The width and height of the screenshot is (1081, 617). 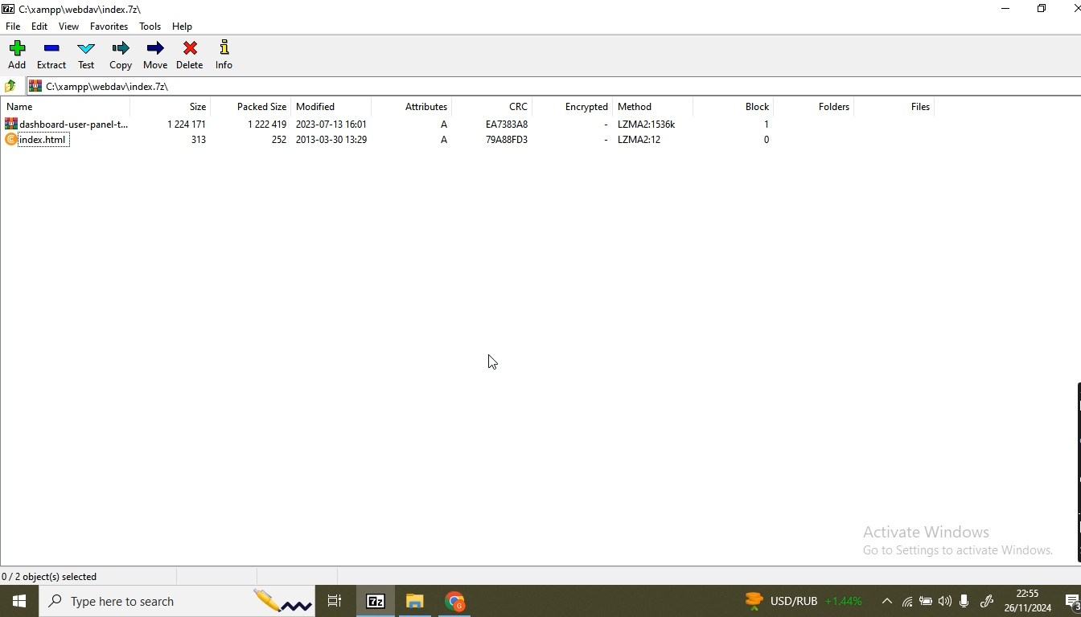 What do you see at coordinates (88, 56) in the screenshot?
I see `test` at bounding box center [88, 56].